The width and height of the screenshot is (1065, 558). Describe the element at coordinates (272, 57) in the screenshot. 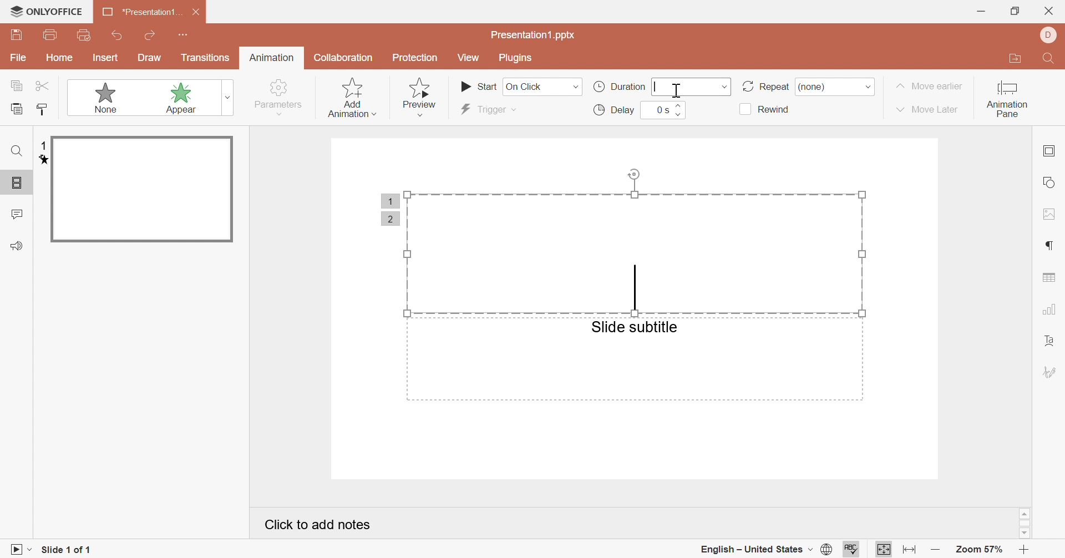

I see `animation` at that location.